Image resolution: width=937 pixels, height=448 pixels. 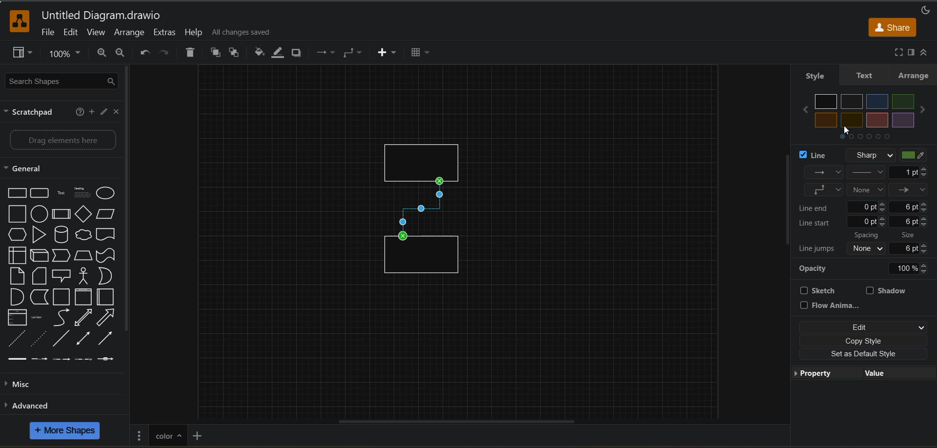 What do you see at coordinates (388, 53) in the screenshot?
I see `insert` at bounding box center [388, 53].